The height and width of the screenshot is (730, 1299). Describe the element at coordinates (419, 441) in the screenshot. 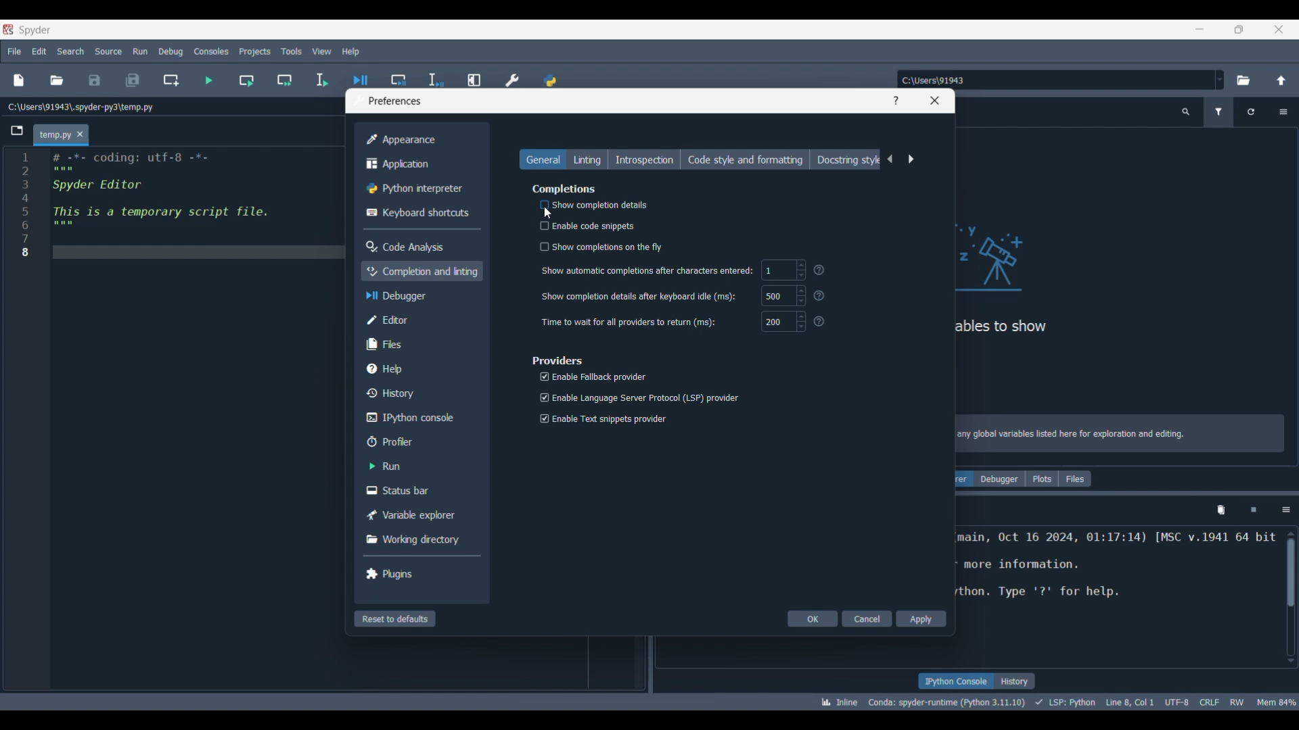

I see `Profiler` at that location.